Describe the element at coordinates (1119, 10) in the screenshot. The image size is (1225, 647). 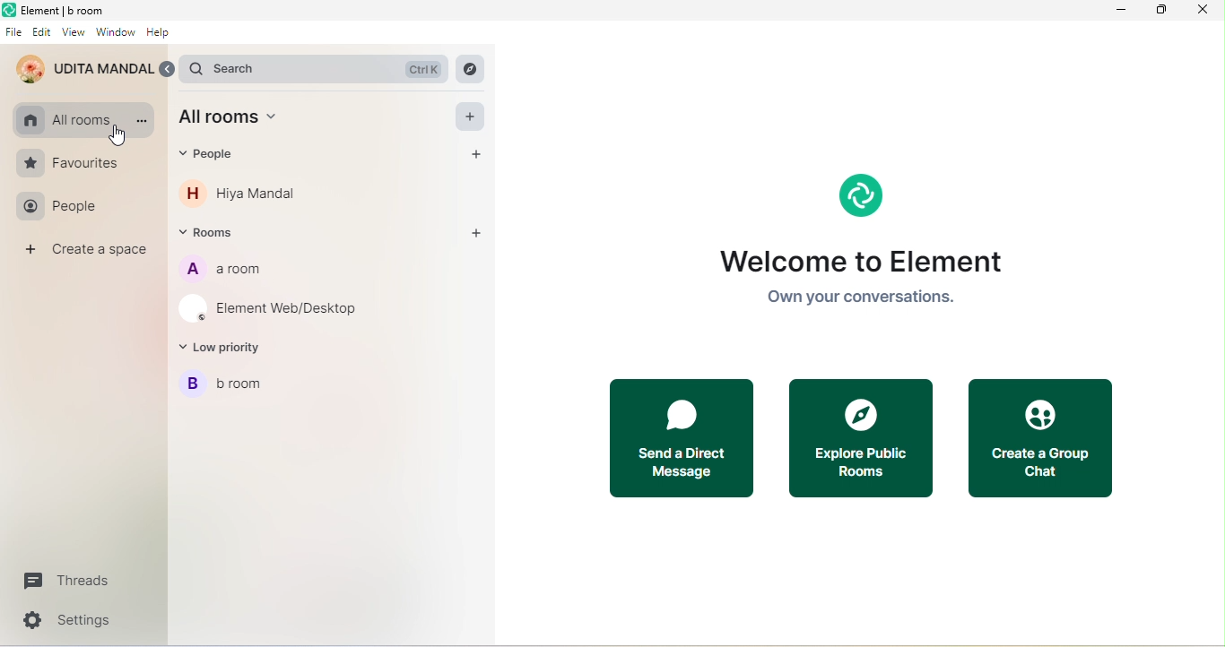
I see `minimize` at that location.